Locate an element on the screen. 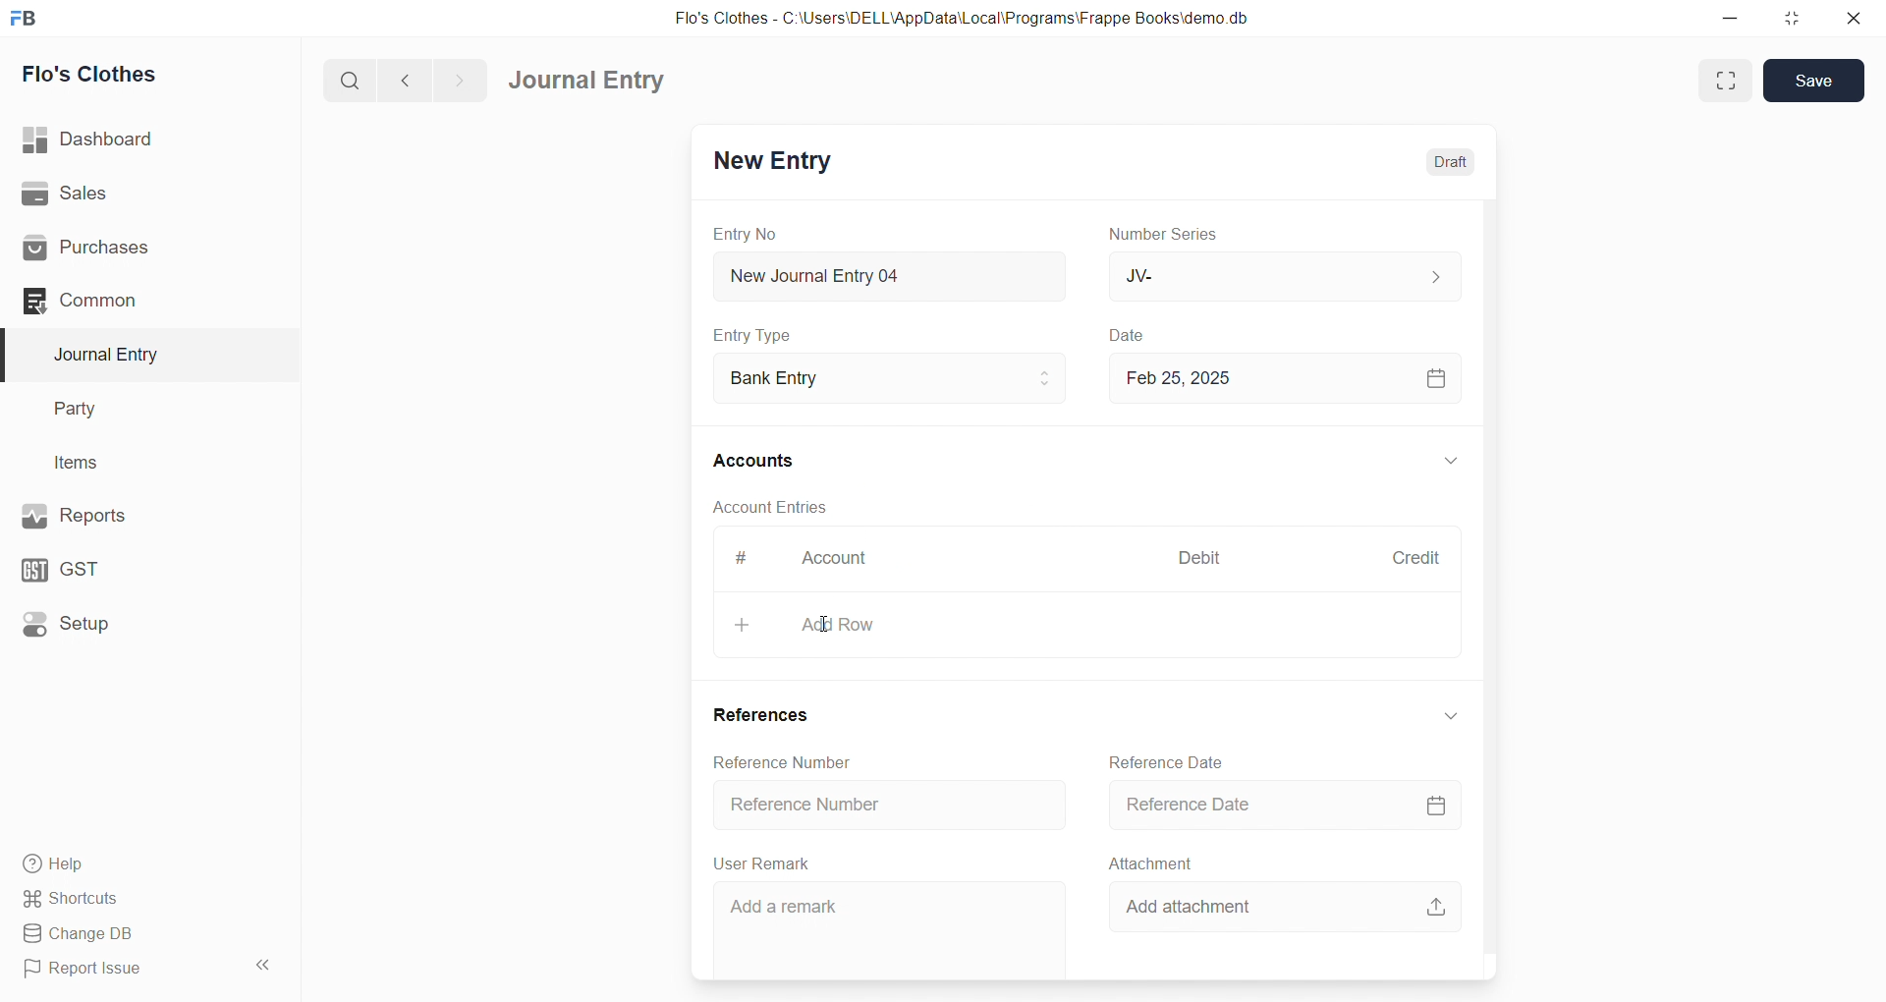 This screenshot has width=1886, height=1002. Journal Entry is located at coordinates (139, 355).